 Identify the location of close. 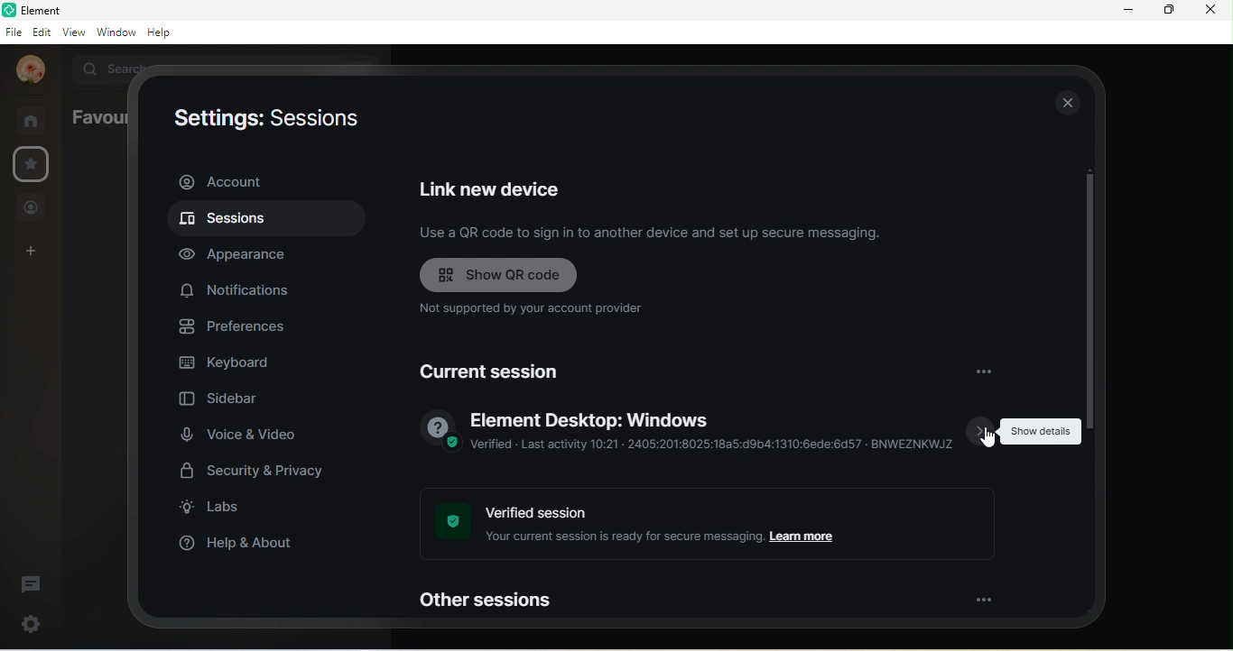
(1066, 102).